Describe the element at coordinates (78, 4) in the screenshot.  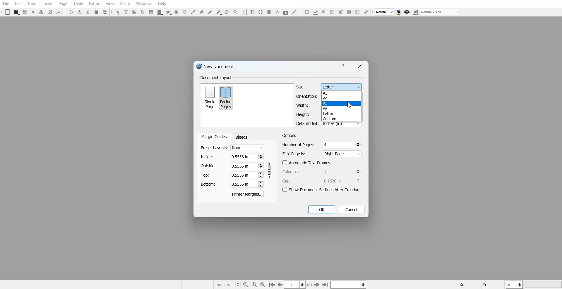
I see `Table` at that location.